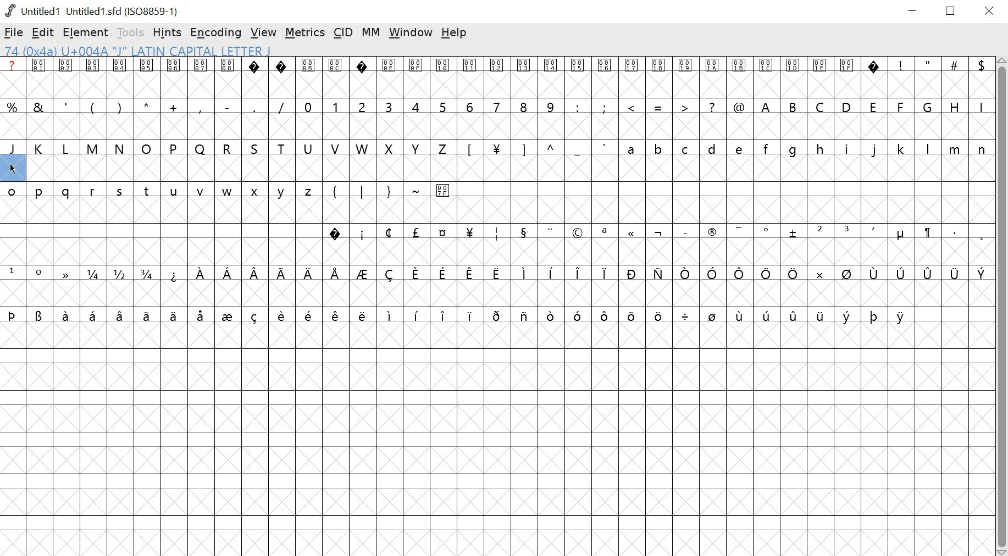  Describe the element at coordinates (304, 34) in the screenshot. I see `METRICS` at that location.